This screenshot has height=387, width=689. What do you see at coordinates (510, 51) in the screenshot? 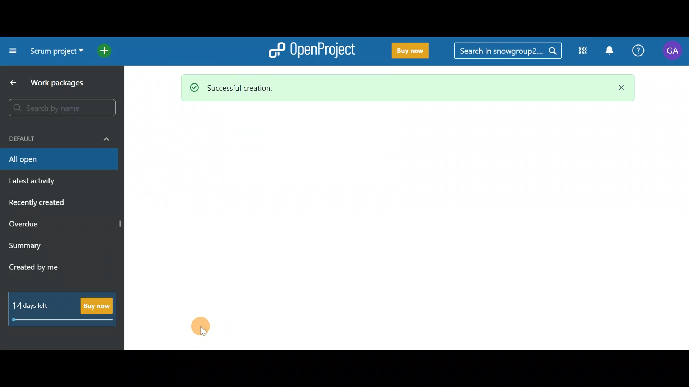
I see `Search in snowgroup?.... ` at bounding box center [510, 51].